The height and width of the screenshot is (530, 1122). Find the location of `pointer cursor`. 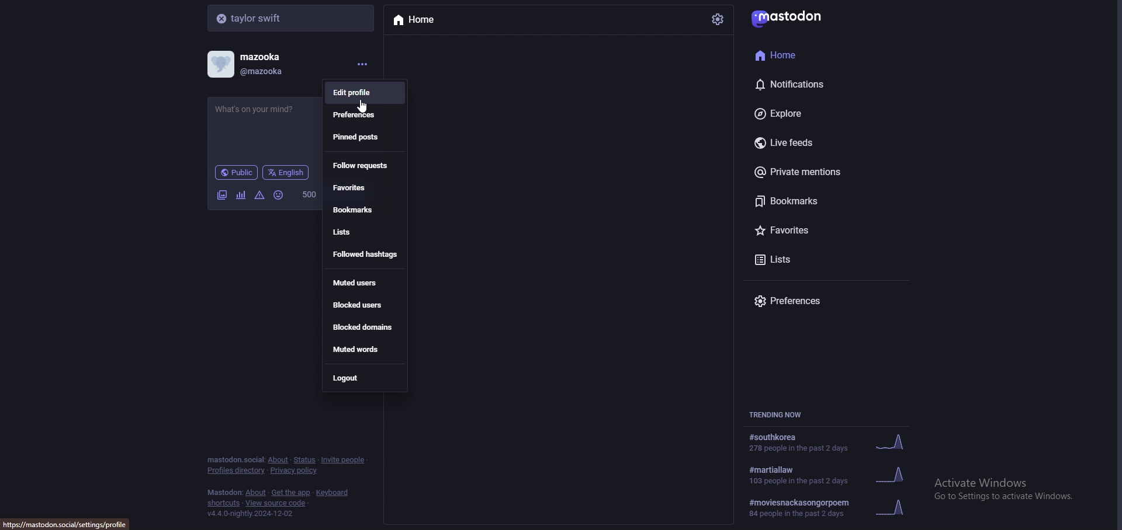

pointer cursor is located at coordinates (366, 107).